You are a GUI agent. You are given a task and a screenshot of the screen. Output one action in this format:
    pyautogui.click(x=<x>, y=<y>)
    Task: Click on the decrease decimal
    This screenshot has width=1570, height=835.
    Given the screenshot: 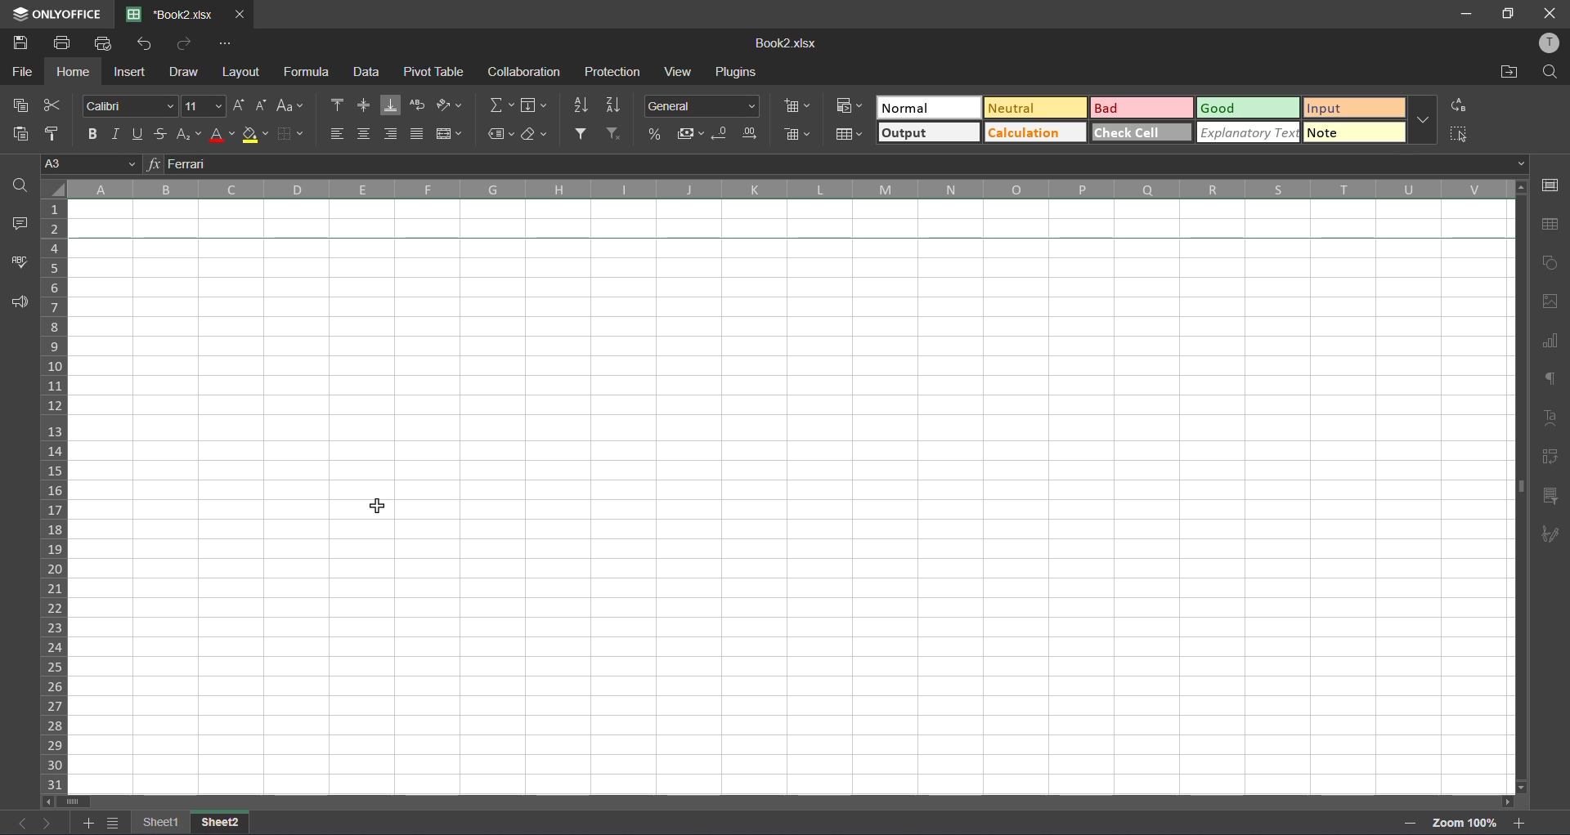 What is the action you would take?
    pyautogui.click(x=722, y=132)
    